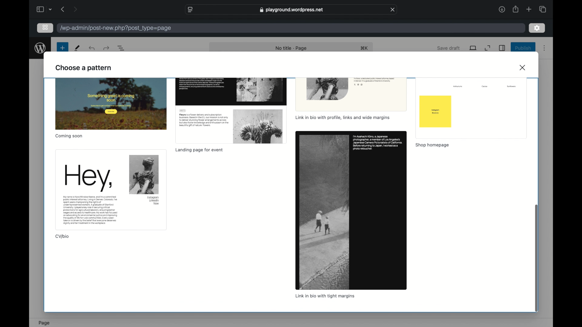 The width and height of the screenshot is (582, 327). I want to click on link in bio, so click(324, 296).